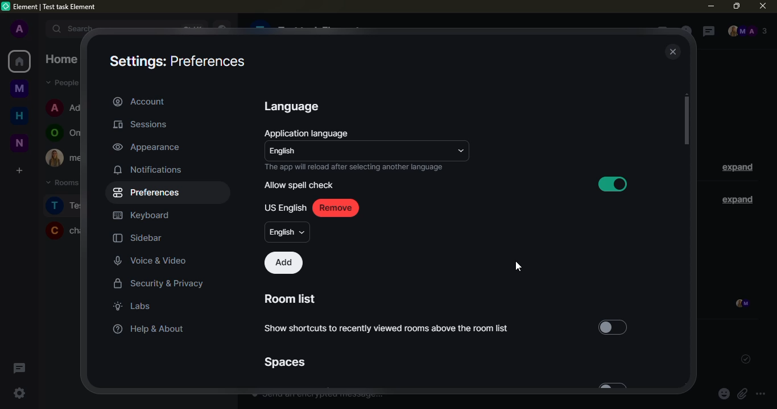  Describe the element at coordinates (747, 32) in the screenshot. I see `people` at that location.